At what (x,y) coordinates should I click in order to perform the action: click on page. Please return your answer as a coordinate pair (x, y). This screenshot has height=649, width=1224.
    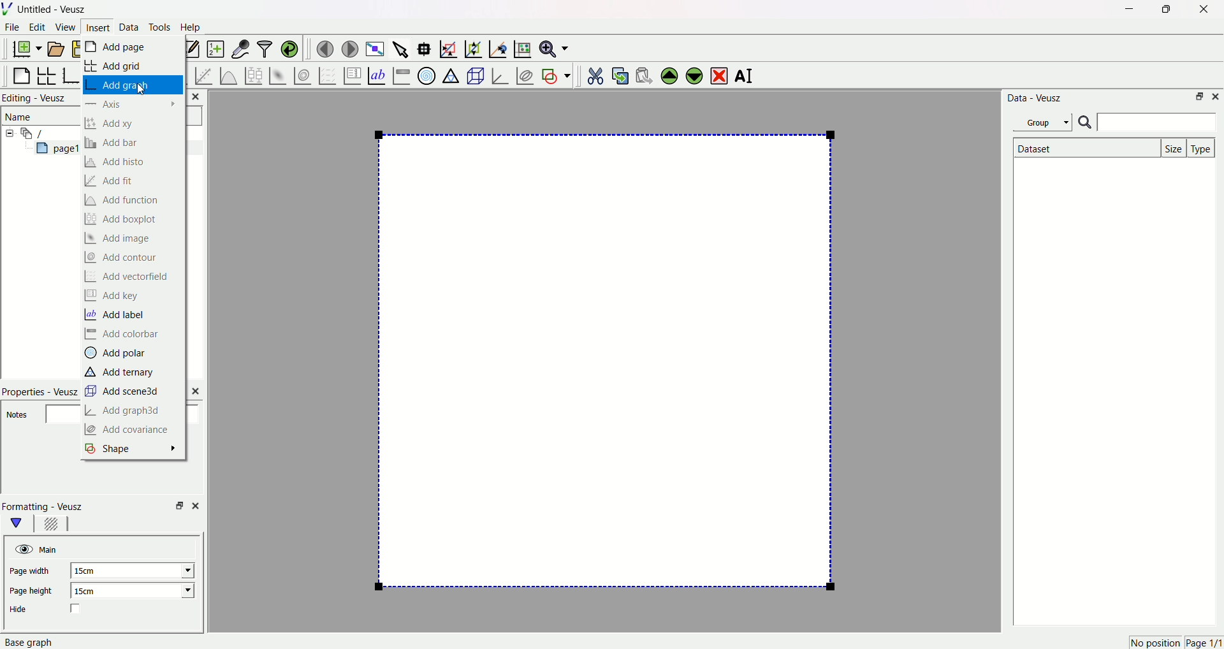
    Looking at the image, I should click on (596, 364).